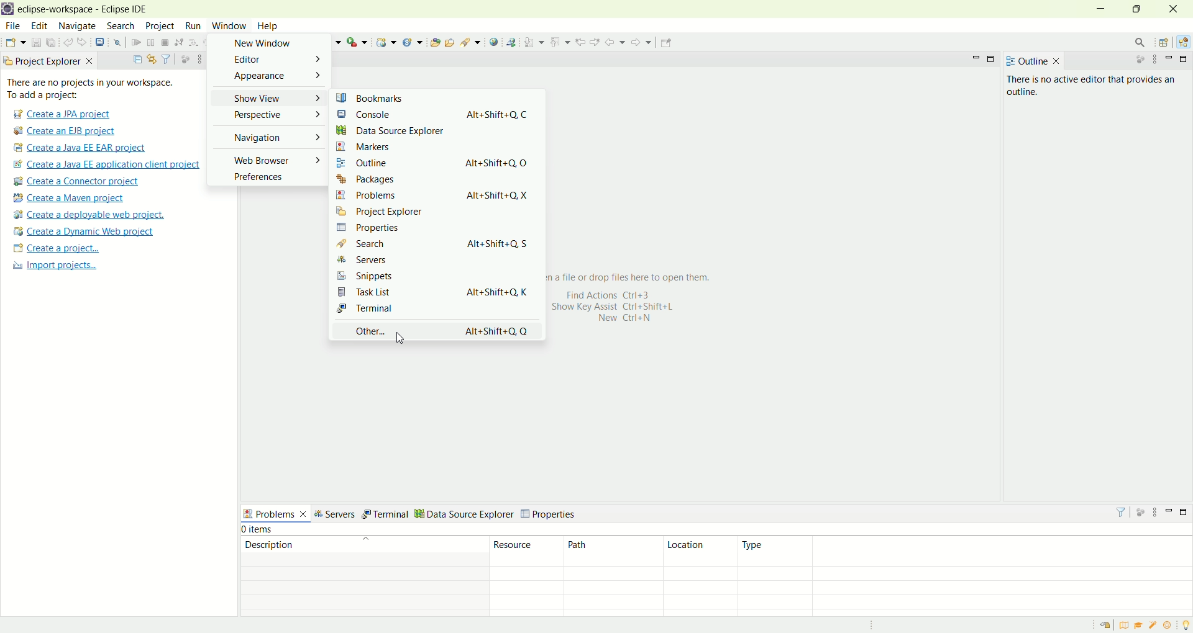 The width and height of the screenshot is (1193, 633). I want to click on There are no projects in your workspace. To add a project:, so click(105, 89).